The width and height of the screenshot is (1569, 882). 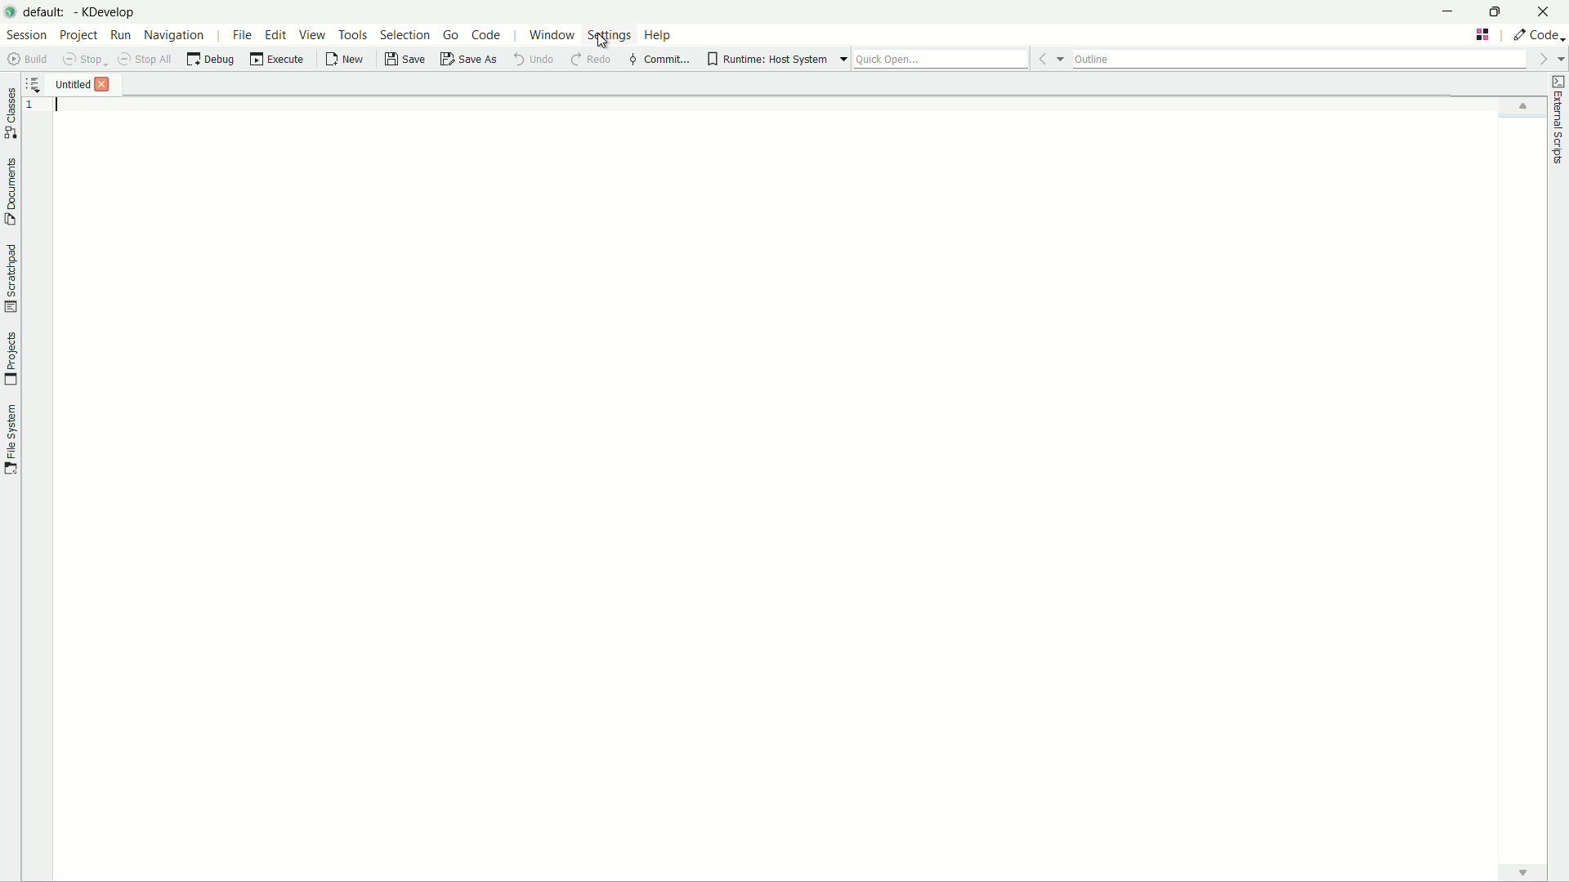 What do you see at coordinates (1558, 119) in the screenshot?
I see `external scripts` at bounding box center [1558, 119].